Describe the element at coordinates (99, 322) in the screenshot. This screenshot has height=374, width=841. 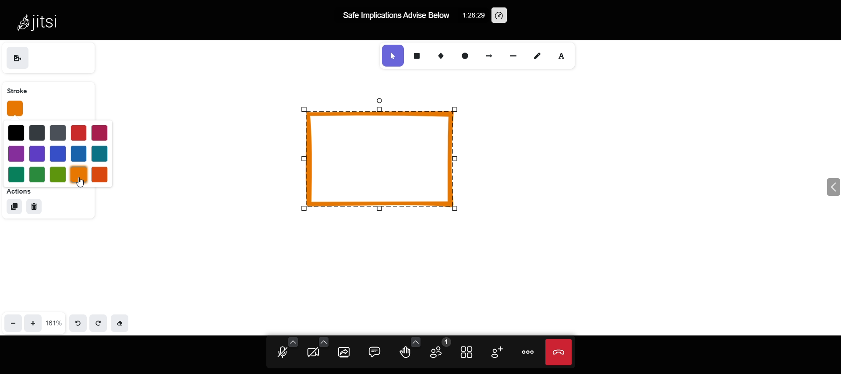
I see `redo` at that location.